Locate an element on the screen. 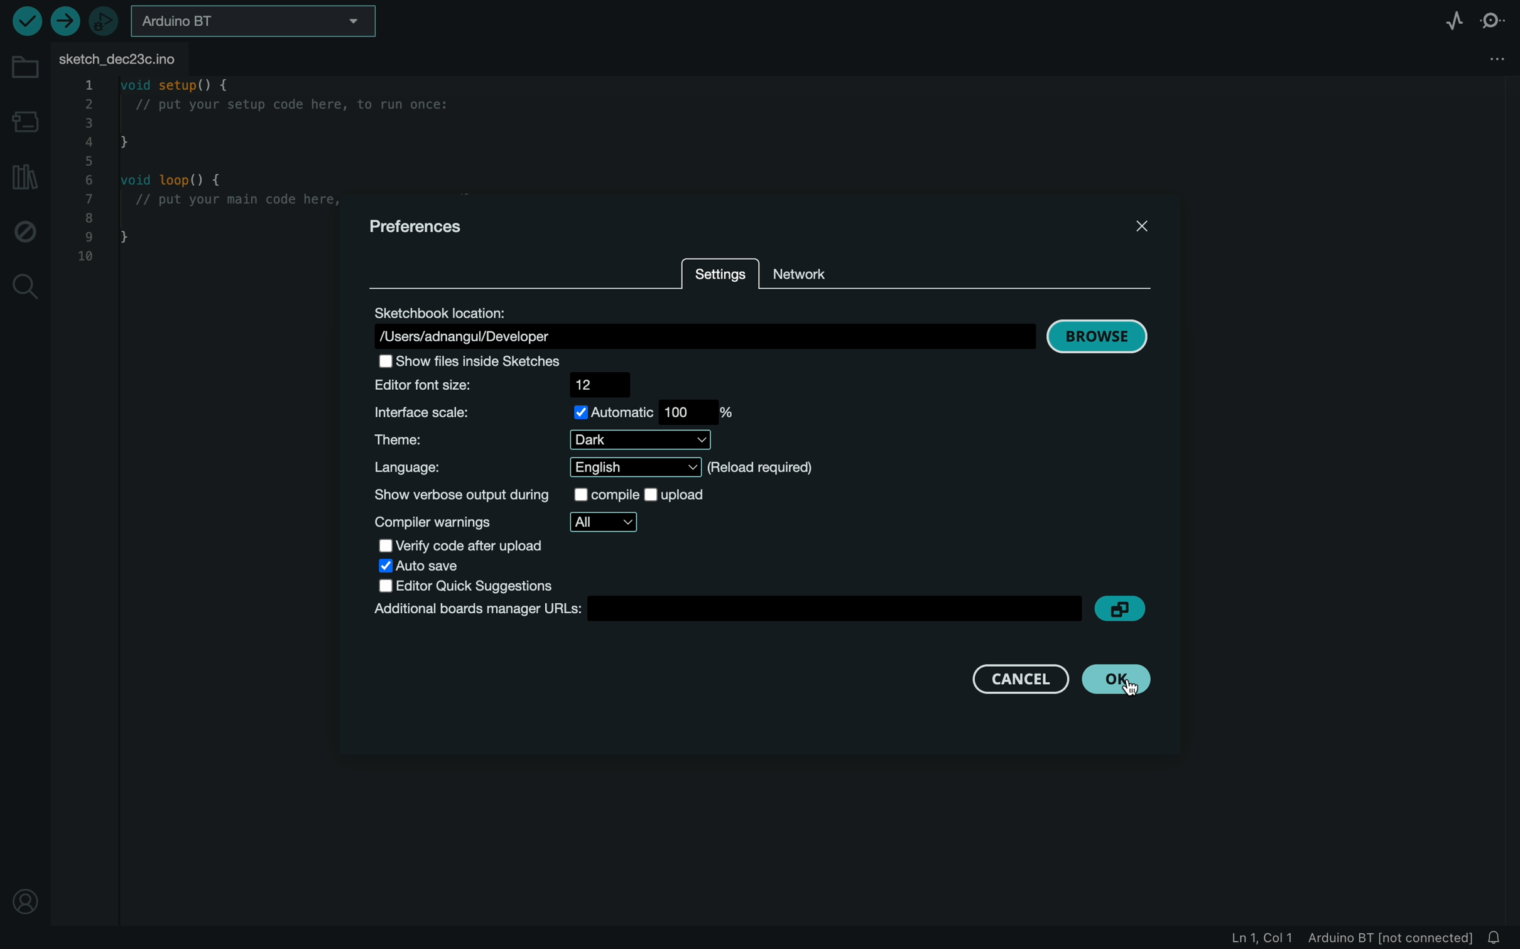 This screenshot has height=949, width=1520. wditor quick suggestion is located at coordinates (476, 583).